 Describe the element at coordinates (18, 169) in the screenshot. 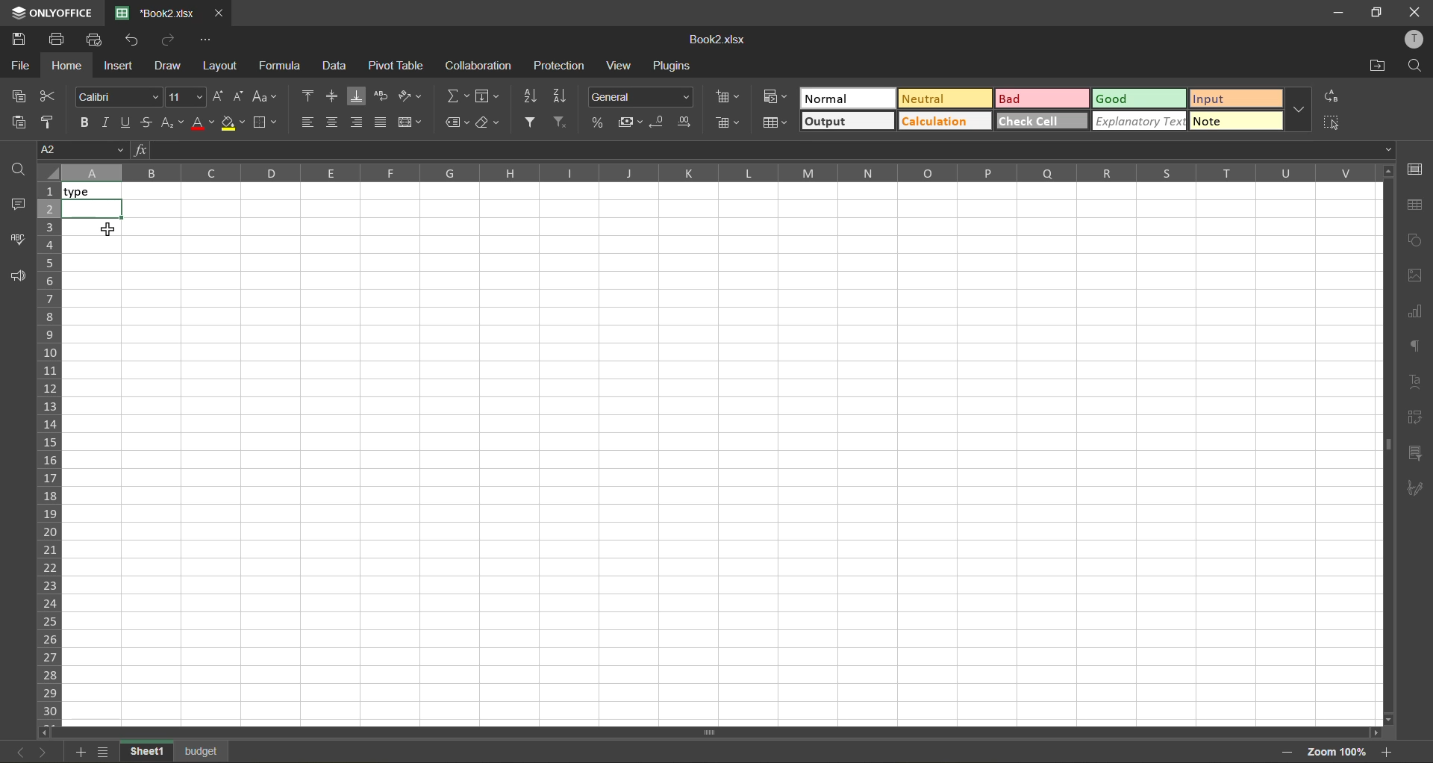

I see `find` at that location.